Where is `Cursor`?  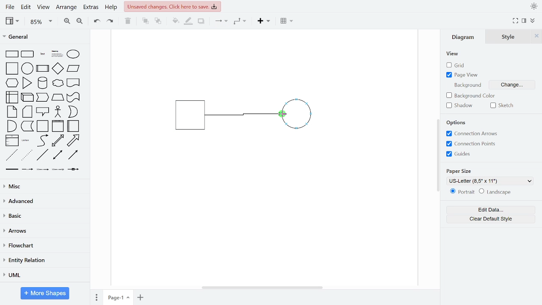 Cursor is located at coordinates (282, 115).